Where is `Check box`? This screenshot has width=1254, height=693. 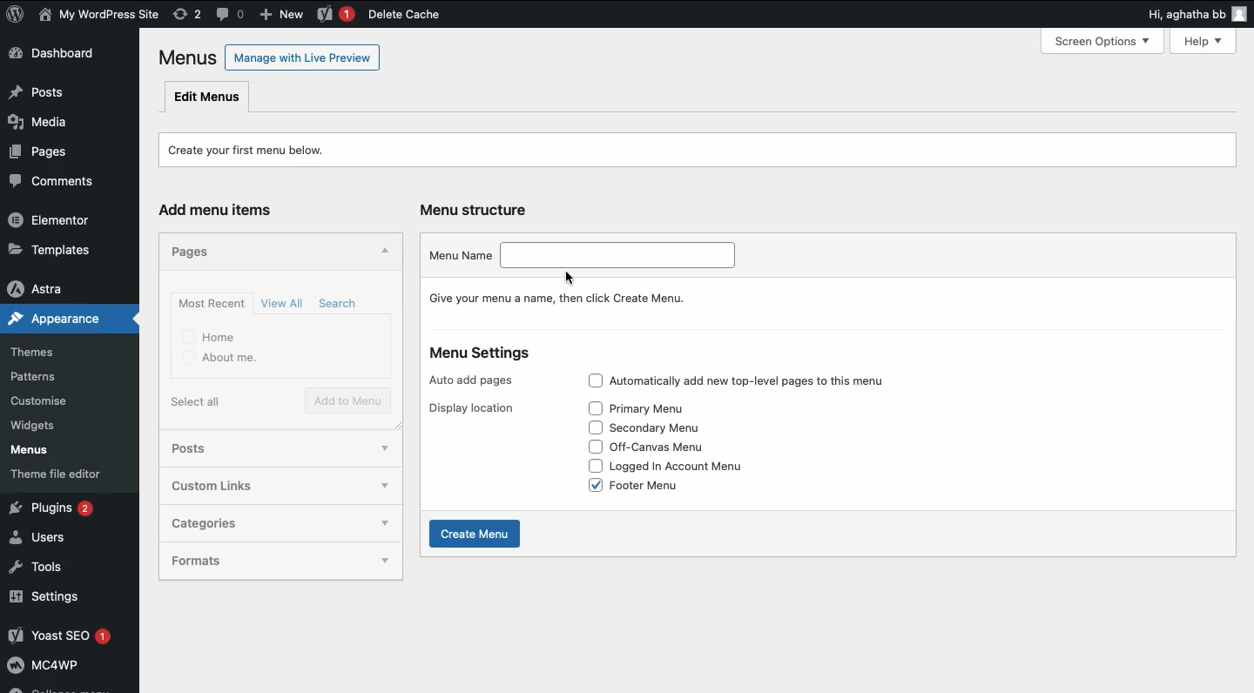
Check box is located at coordinates (594, 381).